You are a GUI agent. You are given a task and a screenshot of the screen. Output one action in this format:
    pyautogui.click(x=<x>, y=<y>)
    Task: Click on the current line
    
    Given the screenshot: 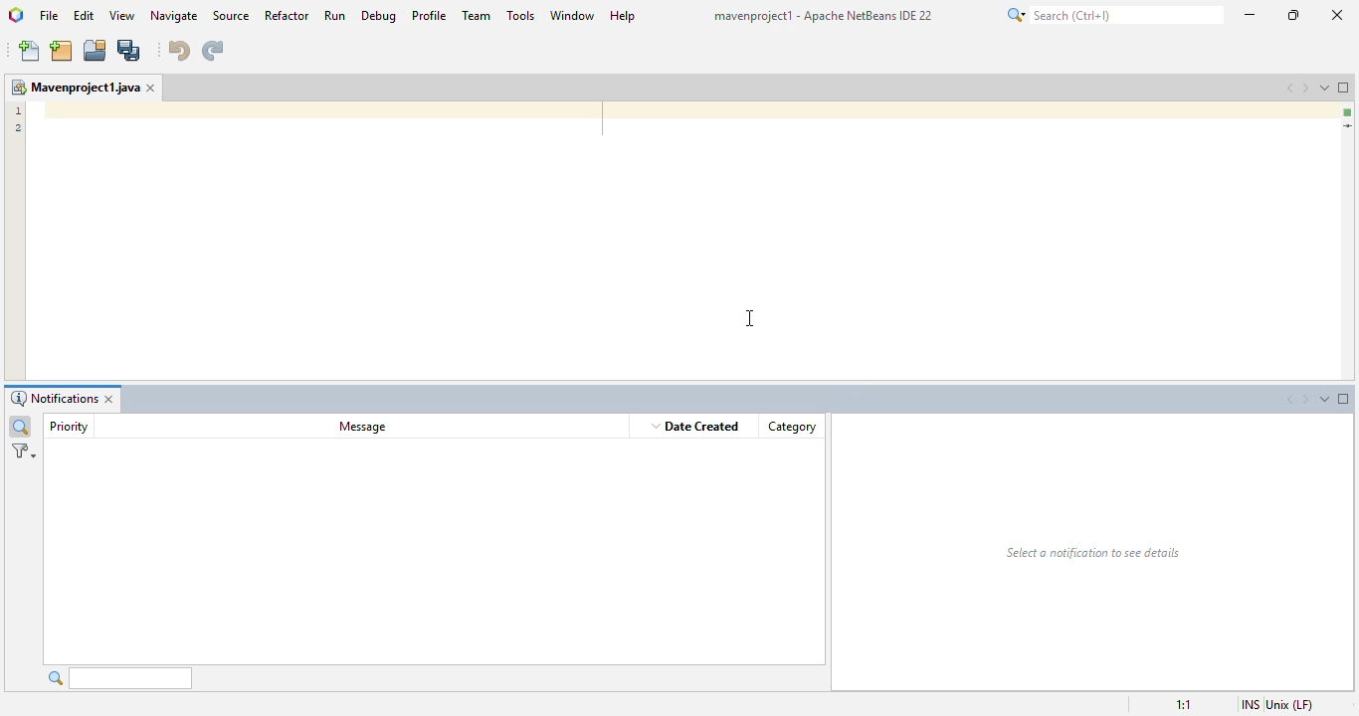 What is the action you would take?
    pyautogui.click(x=1347, y=126)
    